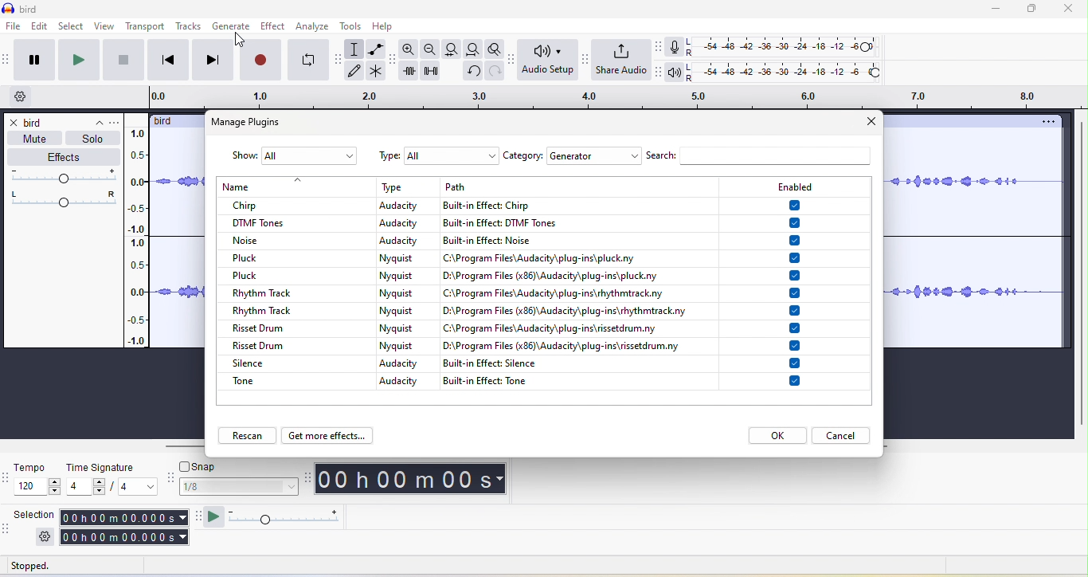  I want to click on category, so click(523, 155).